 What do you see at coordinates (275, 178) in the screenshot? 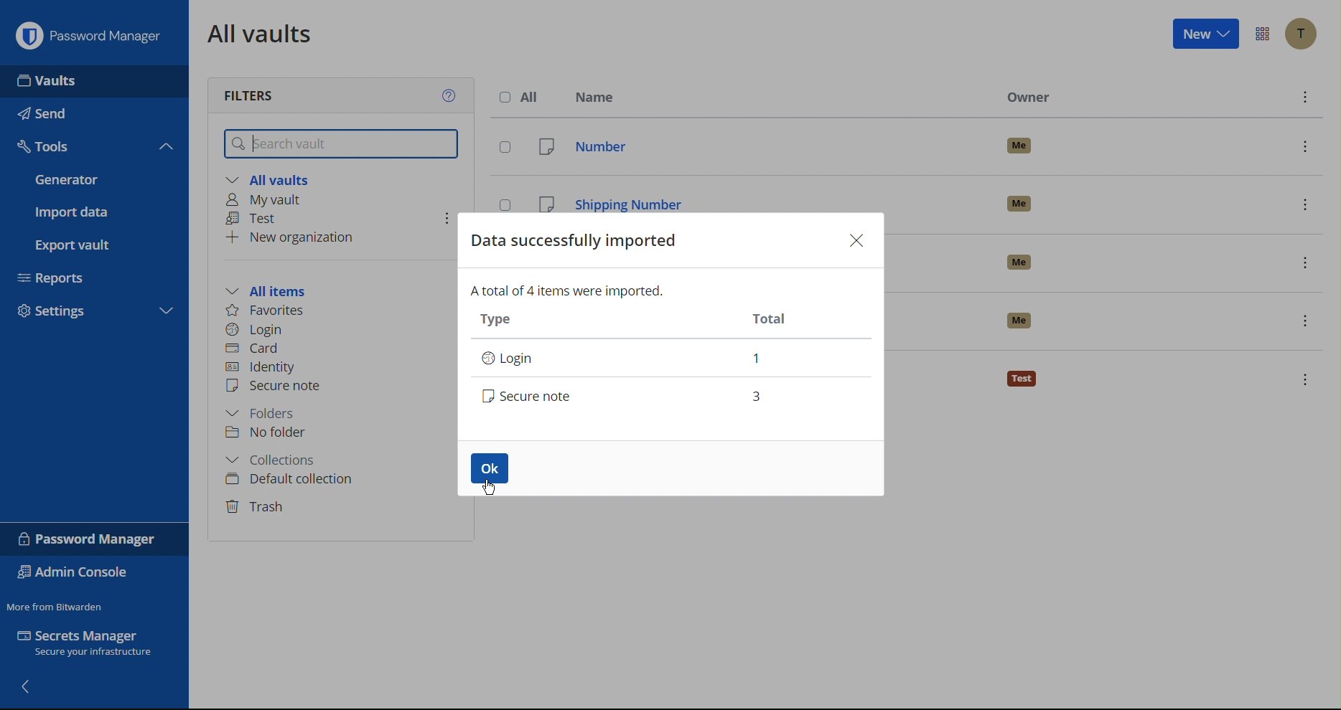
I see `All vaults` at bounding box center [275, 178].